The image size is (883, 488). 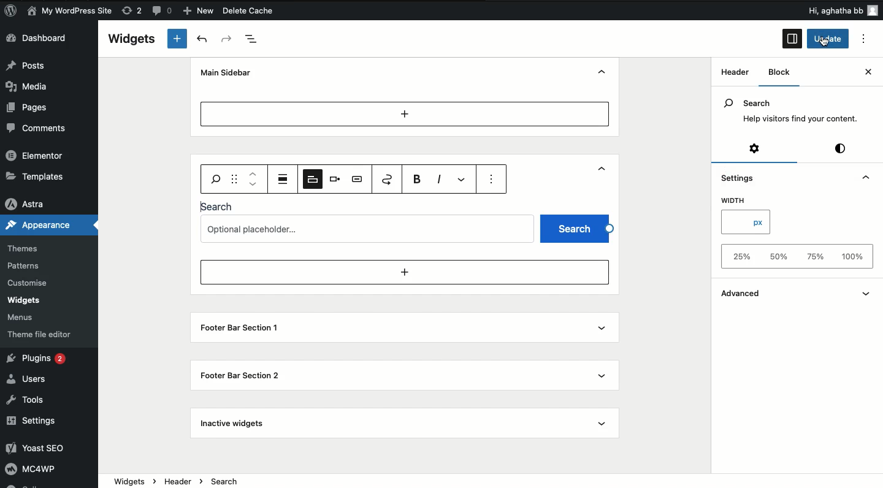 I want to click on Main sidebar, so click(x=229, y=72).